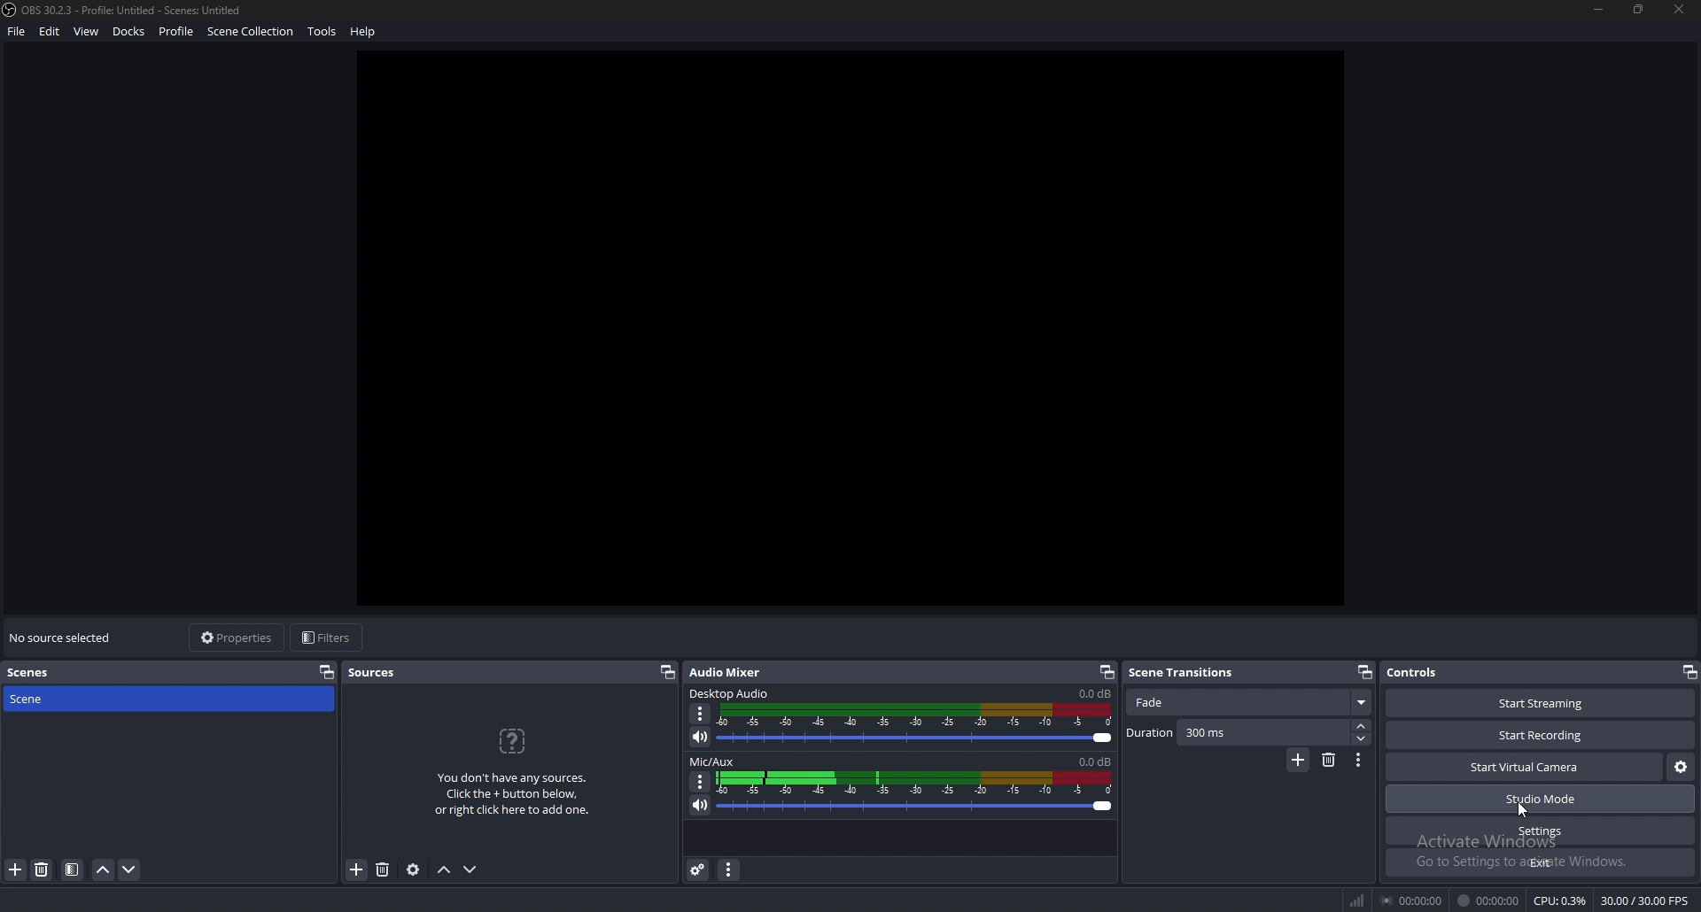  I want to click on docks, so click(128, 31).